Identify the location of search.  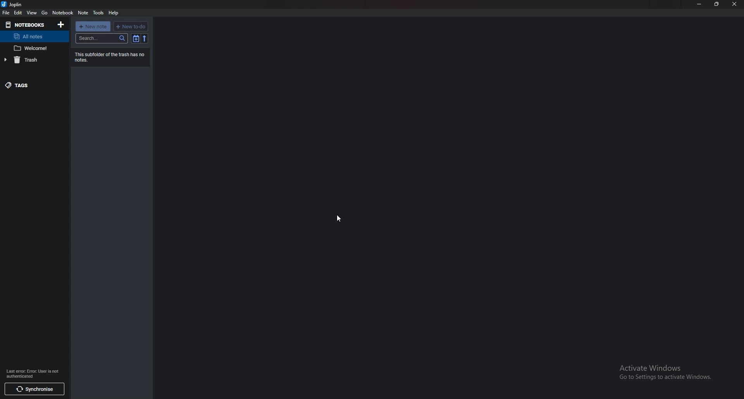
(102, 38).